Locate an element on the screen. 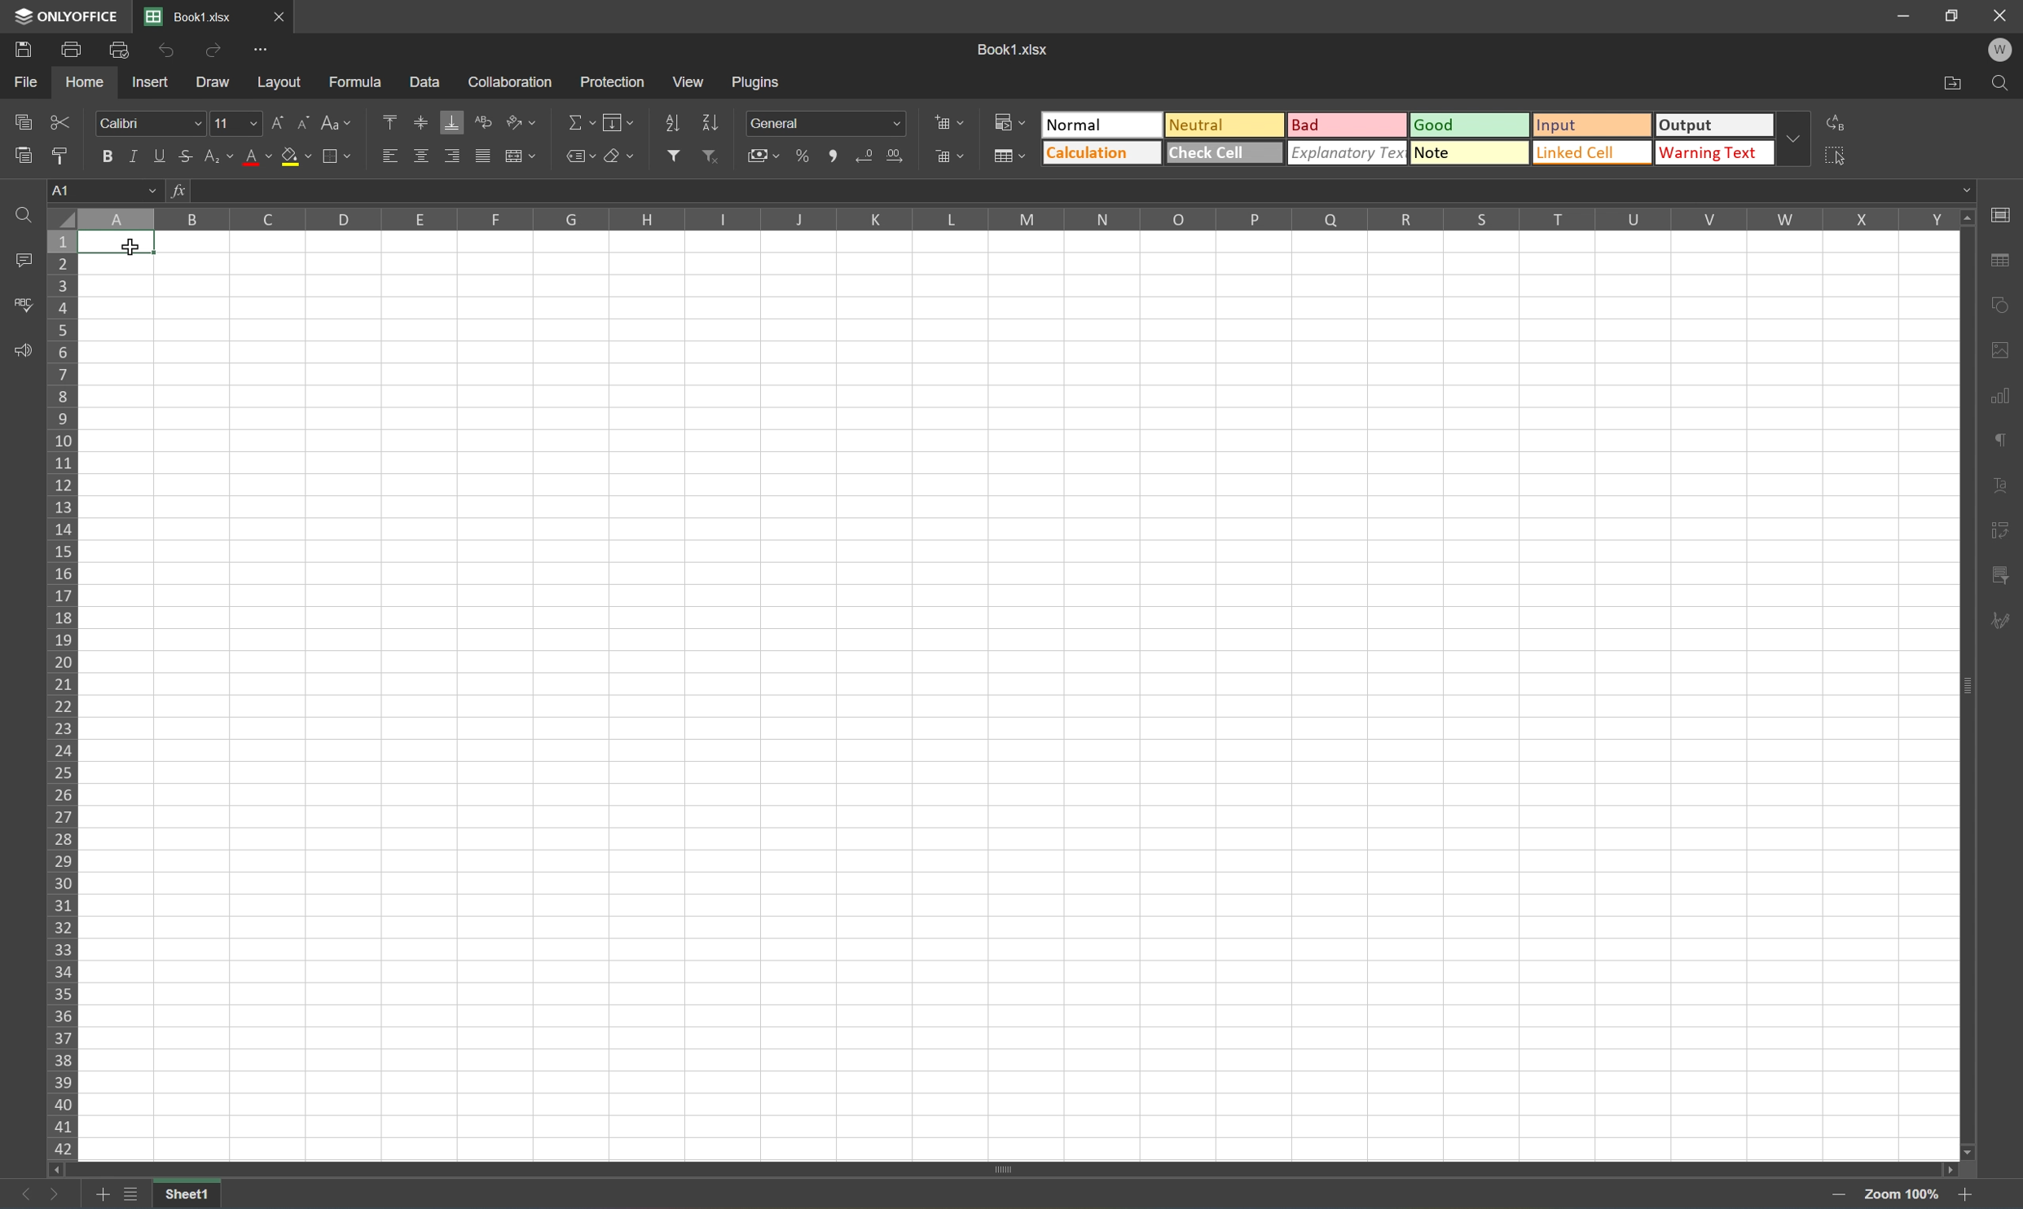  Check cell is located at coordinates (1223, 153).